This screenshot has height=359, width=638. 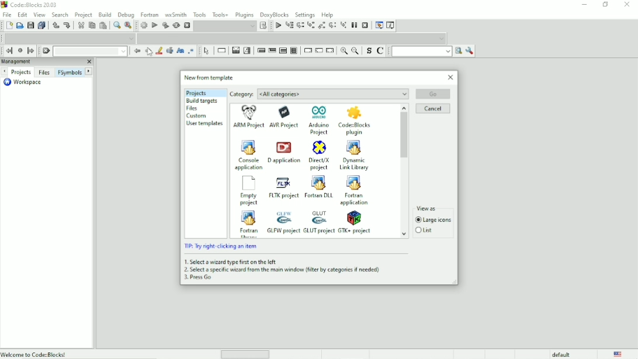 What do you see at coordinates (116, 26) in the screenshot?
I see `Find` at bounding box center [116, 26].